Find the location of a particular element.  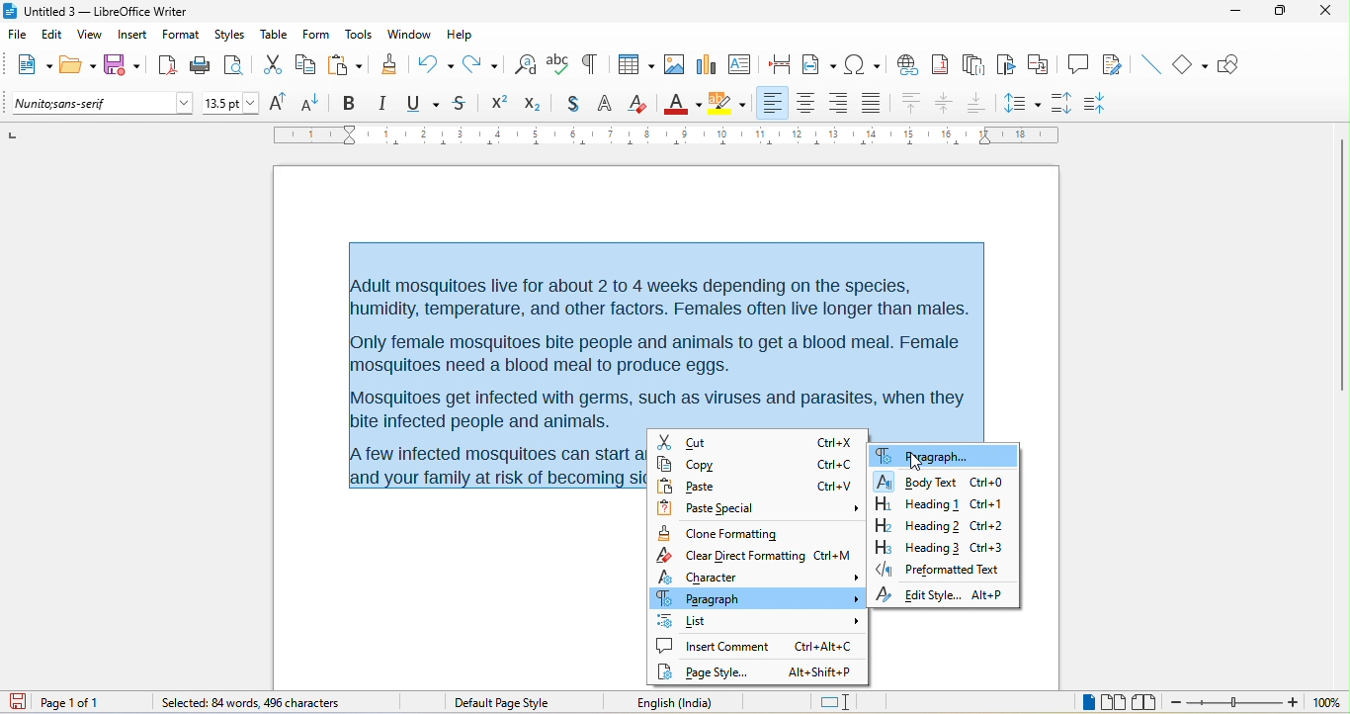

text is located at coordinates (673, 336).